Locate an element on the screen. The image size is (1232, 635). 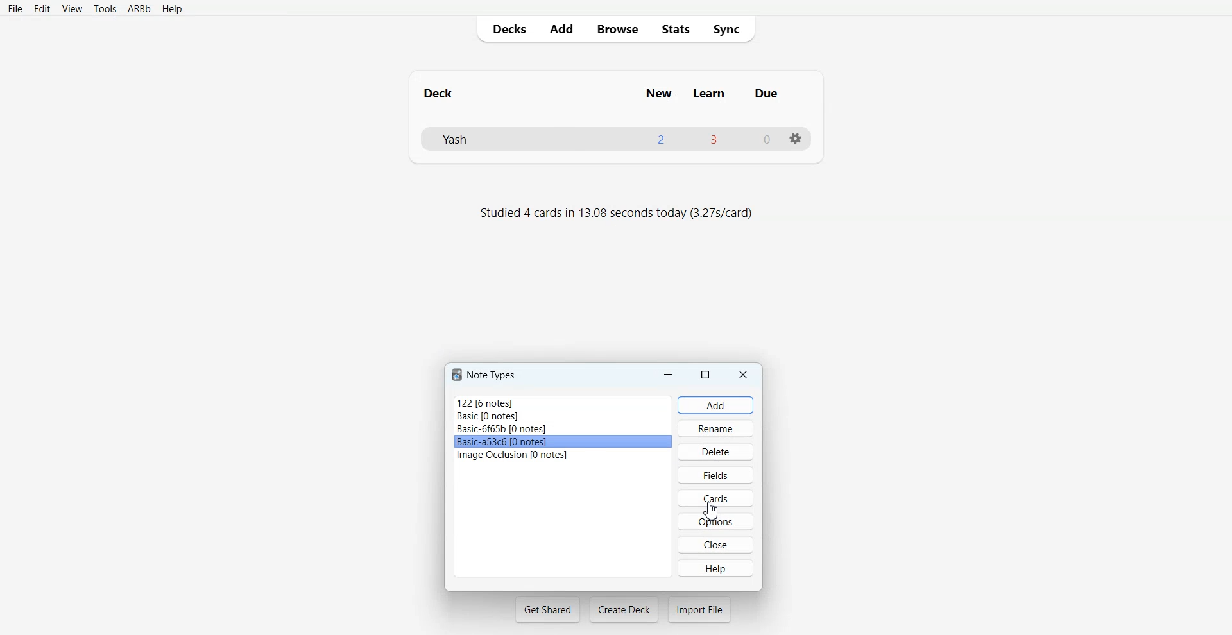
Get Shared is located at coordinates (548, 609).